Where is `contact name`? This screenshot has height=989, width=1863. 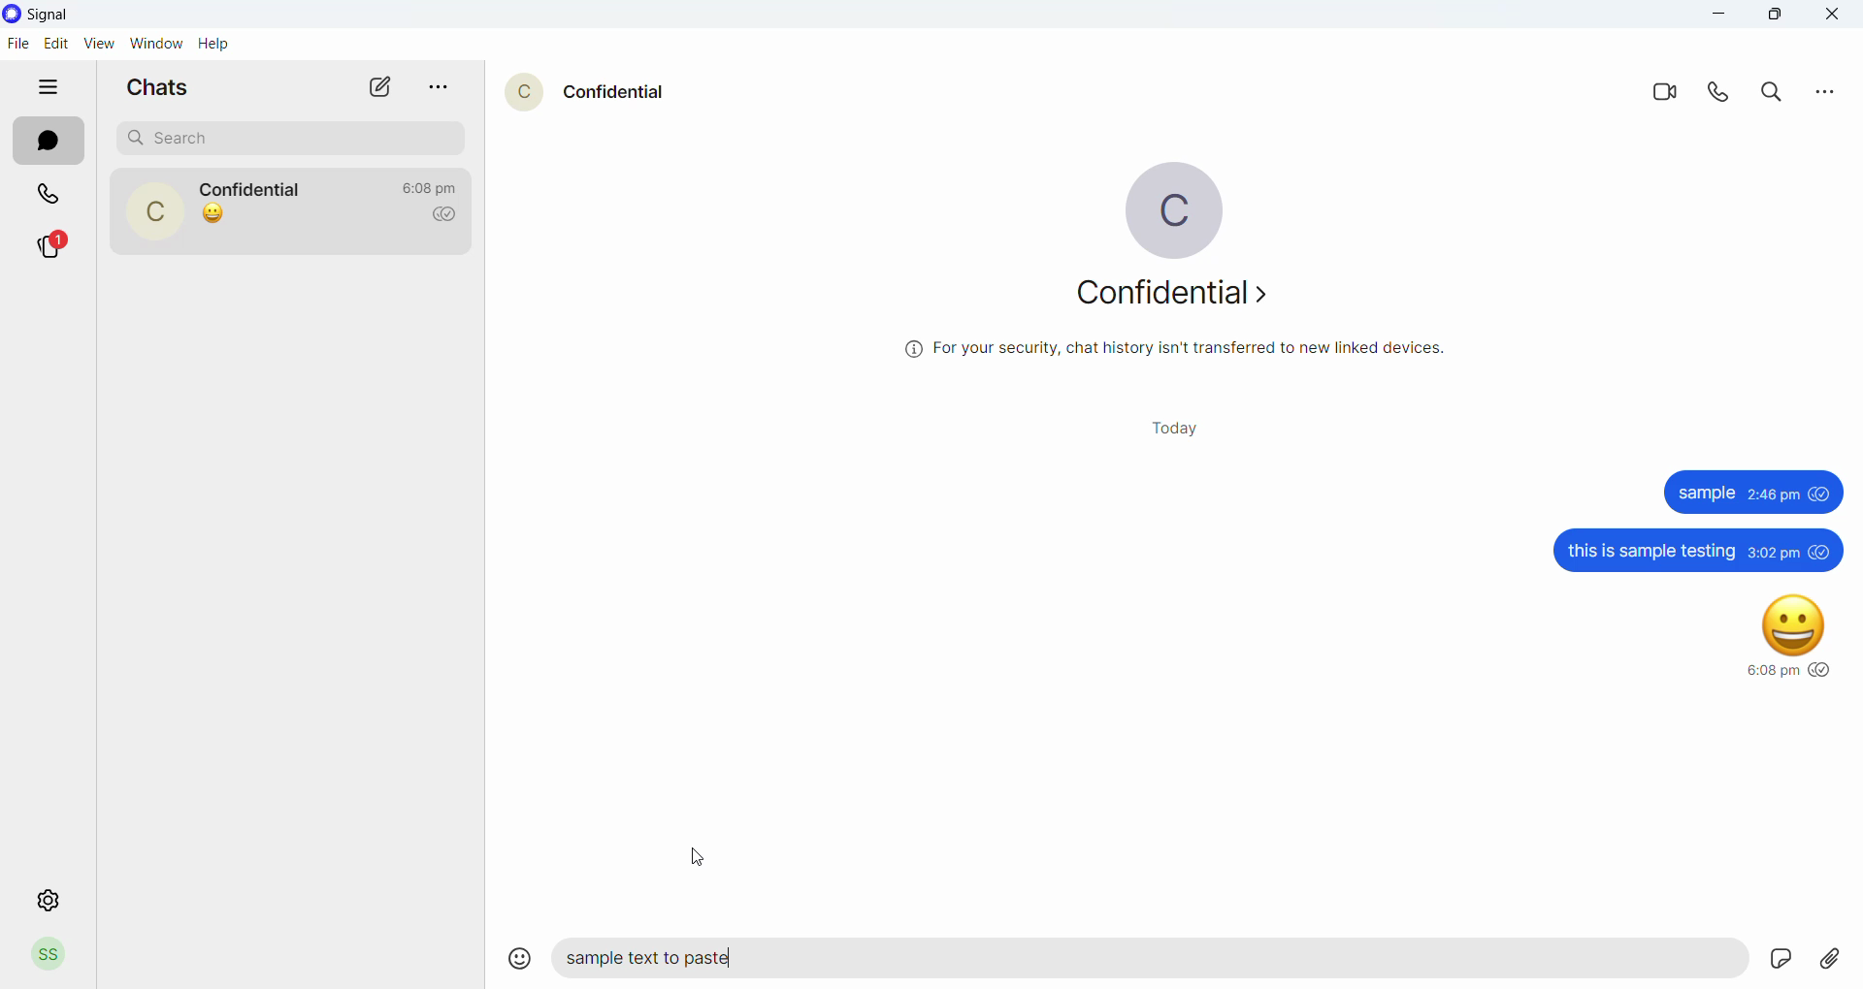
contact name is located at coordinates (258, 189).